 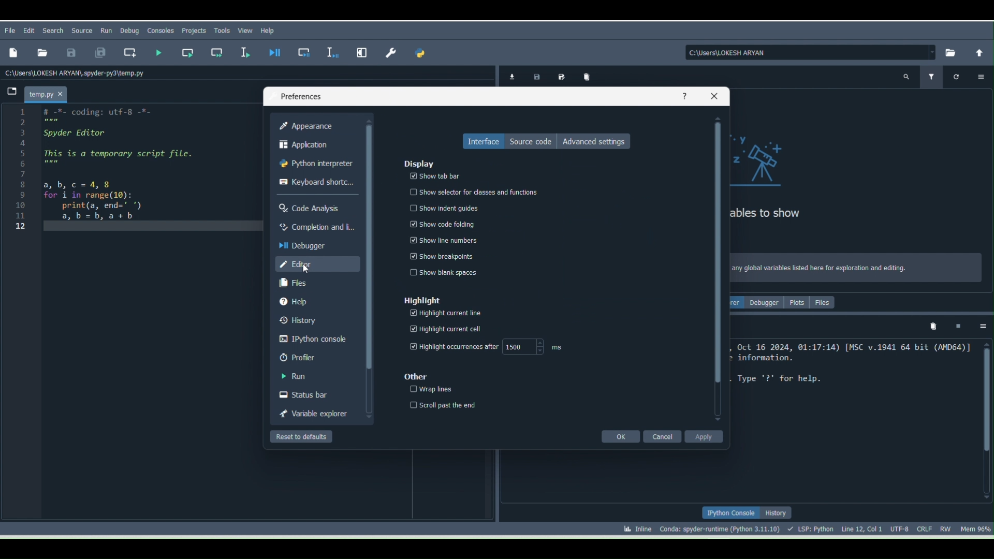 I want to click on Appearance, so click(x=310, y=126).